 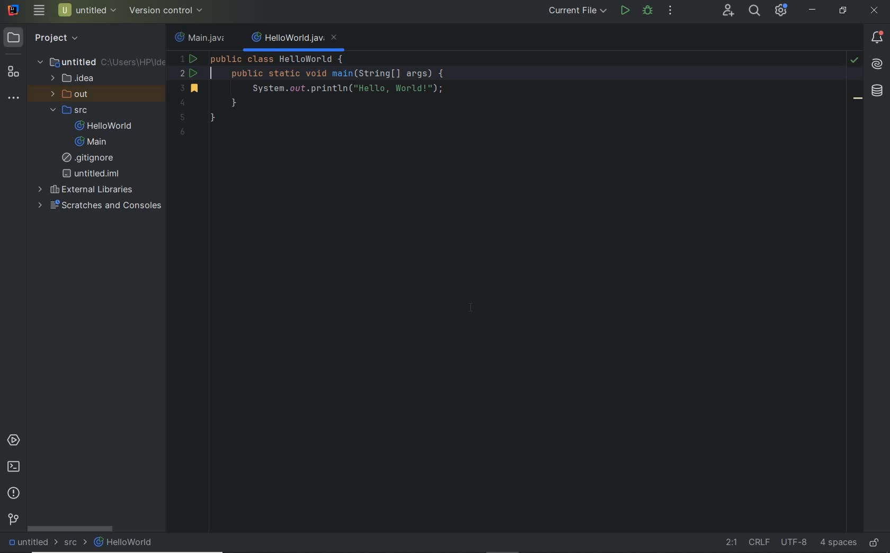 I want to click on untitled, so click(x=91, y=174).